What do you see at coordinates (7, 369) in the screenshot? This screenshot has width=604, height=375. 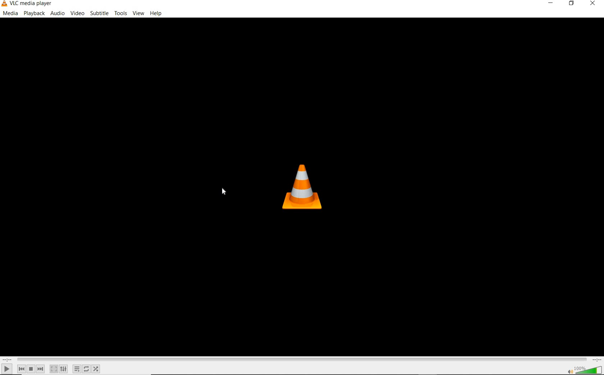 I see `play` at bounding box center [7, 369].